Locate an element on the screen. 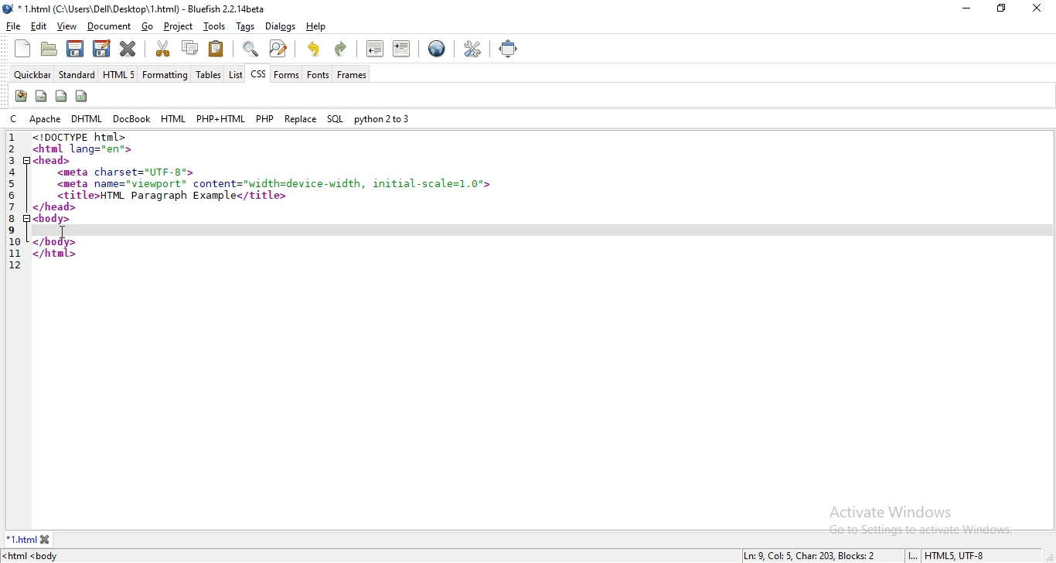  </html> is located at coordinates (54, 254).